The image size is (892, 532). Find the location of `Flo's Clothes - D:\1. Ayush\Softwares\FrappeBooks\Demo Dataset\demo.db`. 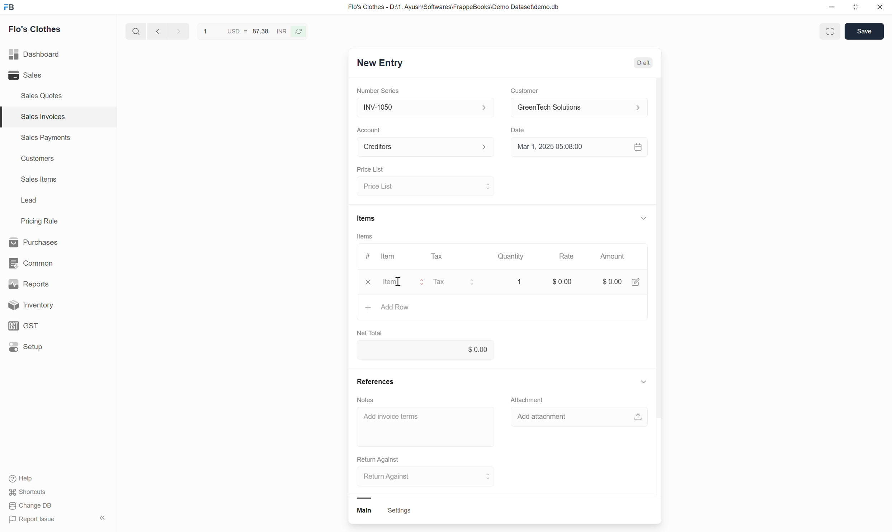

Flo's Clothes - D:\1. Ayush\Softwares\FrappeBooks\Demo Dataset\demo.db is located at coordinates (460, 8).